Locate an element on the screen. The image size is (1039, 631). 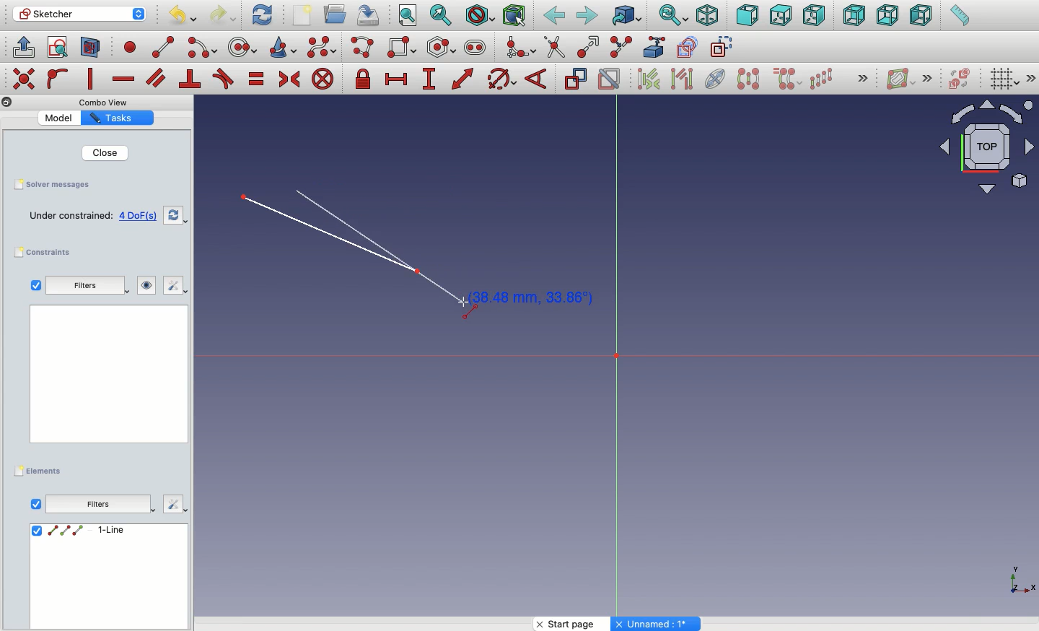
Go to linked object is located at coordinates (626, 15).